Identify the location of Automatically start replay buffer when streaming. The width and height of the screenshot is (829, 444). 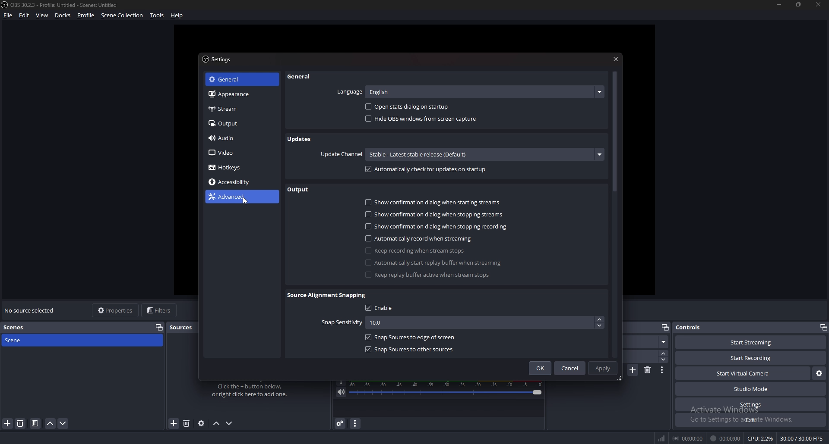
(433, 263).